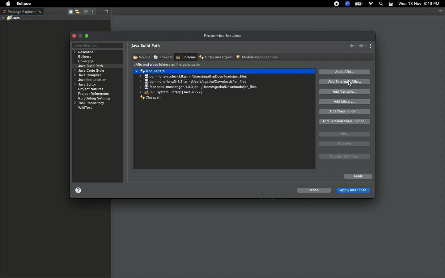 The height and width of the screenshot is (278, 445). Describe the element at coordinates (349, 83) in the screenshot. I see `Pointer Cursor` at that location.